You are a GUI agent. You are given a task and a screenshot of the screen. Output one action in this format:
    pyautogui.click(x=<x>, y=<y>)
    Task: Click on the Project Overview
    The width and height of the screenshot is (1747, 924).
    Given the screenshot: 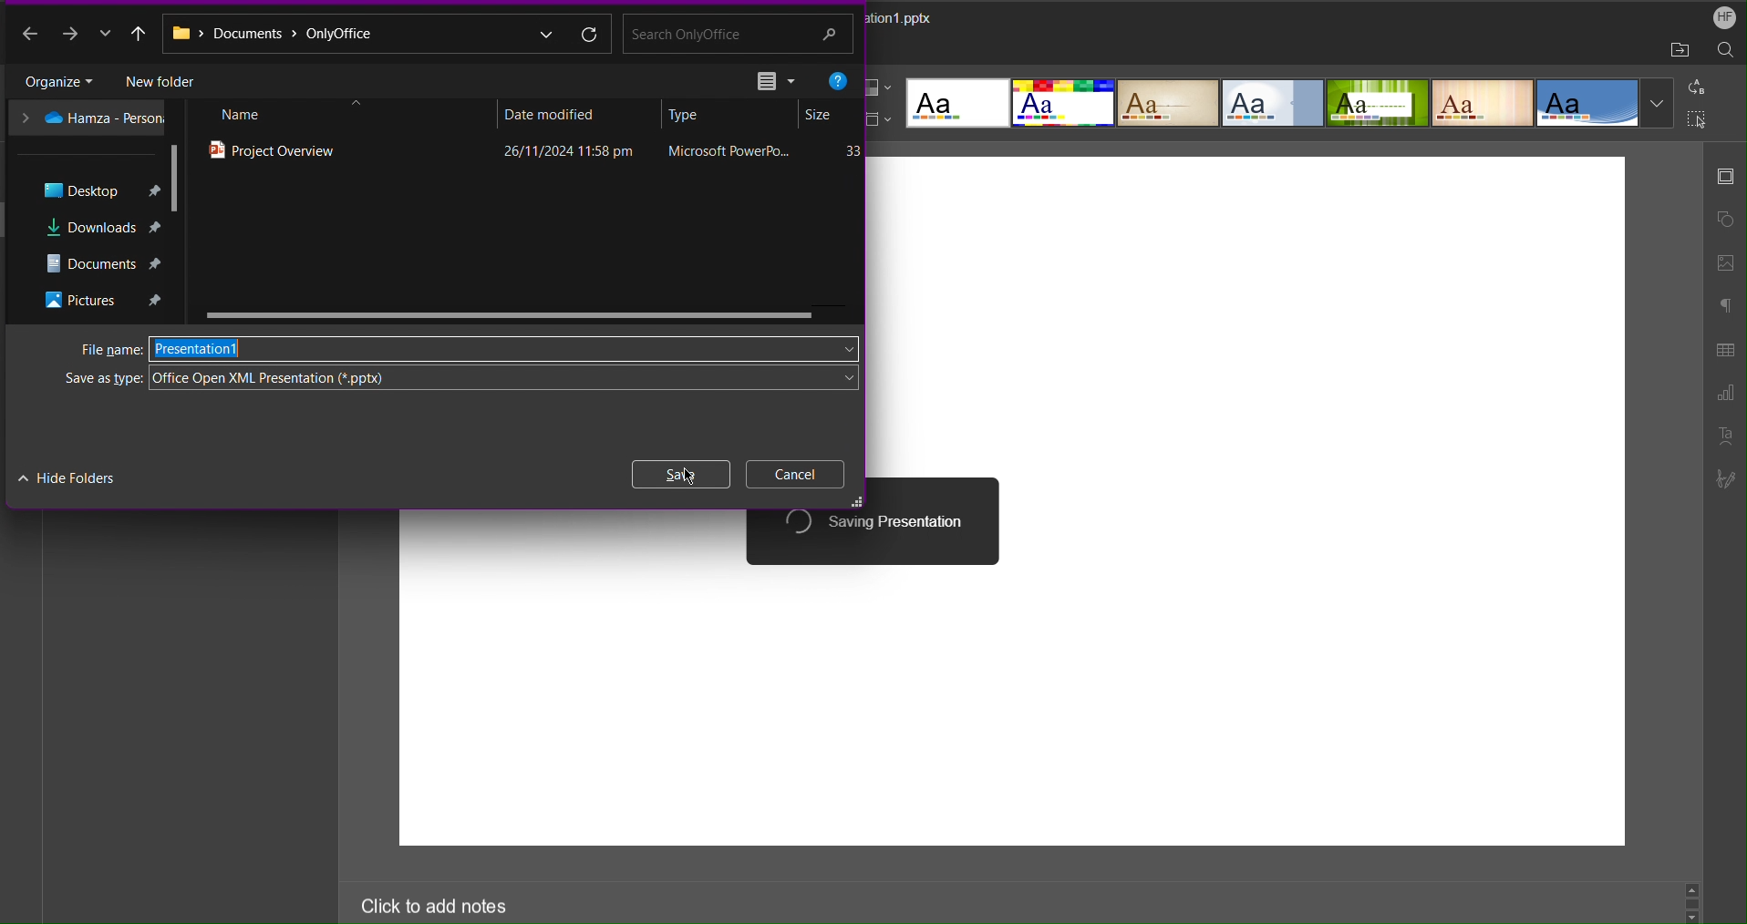 What is the action you would take?
    pyautogui.click(x=532, y=149)
    